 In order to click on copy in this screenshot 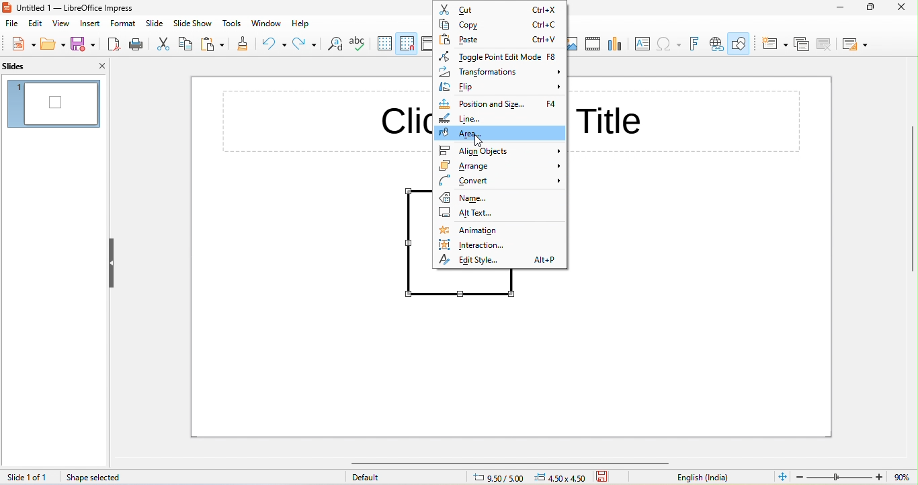, I will do `click(186, 42)`.